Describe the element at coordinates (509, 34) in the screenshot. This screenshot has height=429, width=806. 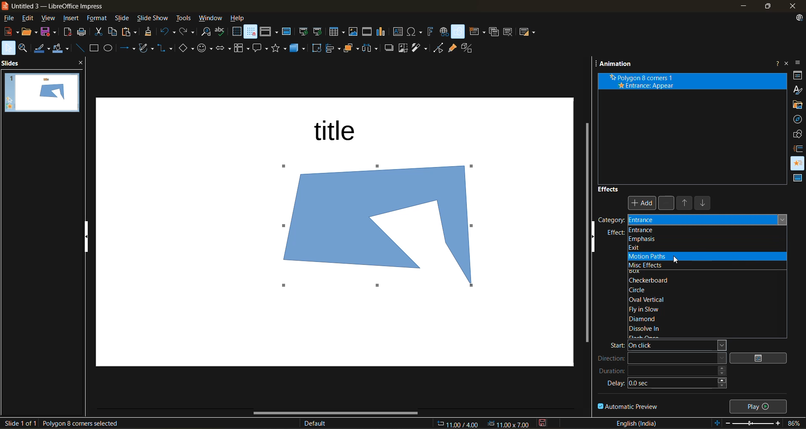
I see `delete slide` at that location.